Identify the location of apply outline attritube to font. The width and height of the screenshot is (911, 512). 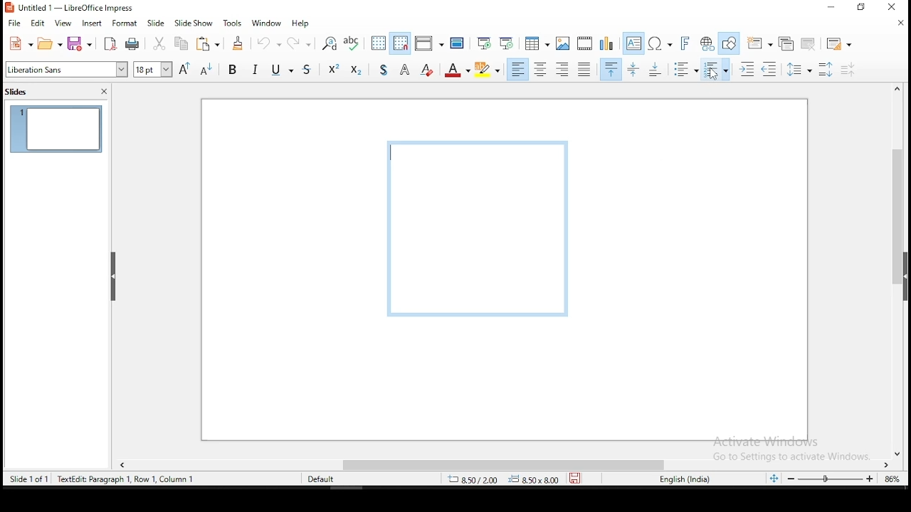
(403, 70).